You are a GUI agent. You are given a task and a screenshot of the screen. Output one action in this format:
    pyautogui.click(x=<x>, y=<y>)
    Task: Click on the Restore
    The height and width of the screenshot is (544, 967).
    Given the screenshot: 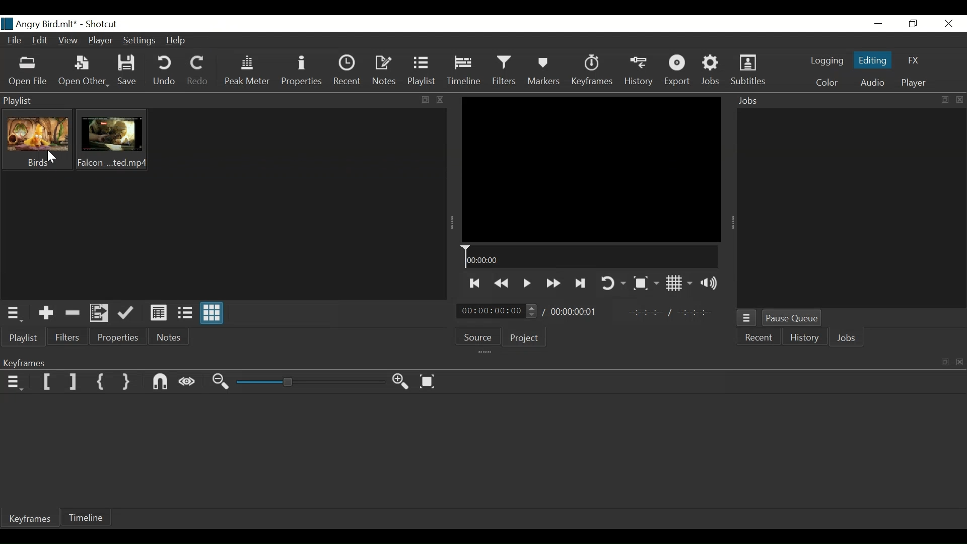 What is the action you would take?
    pyautogui.click(x=914, y=23)
    